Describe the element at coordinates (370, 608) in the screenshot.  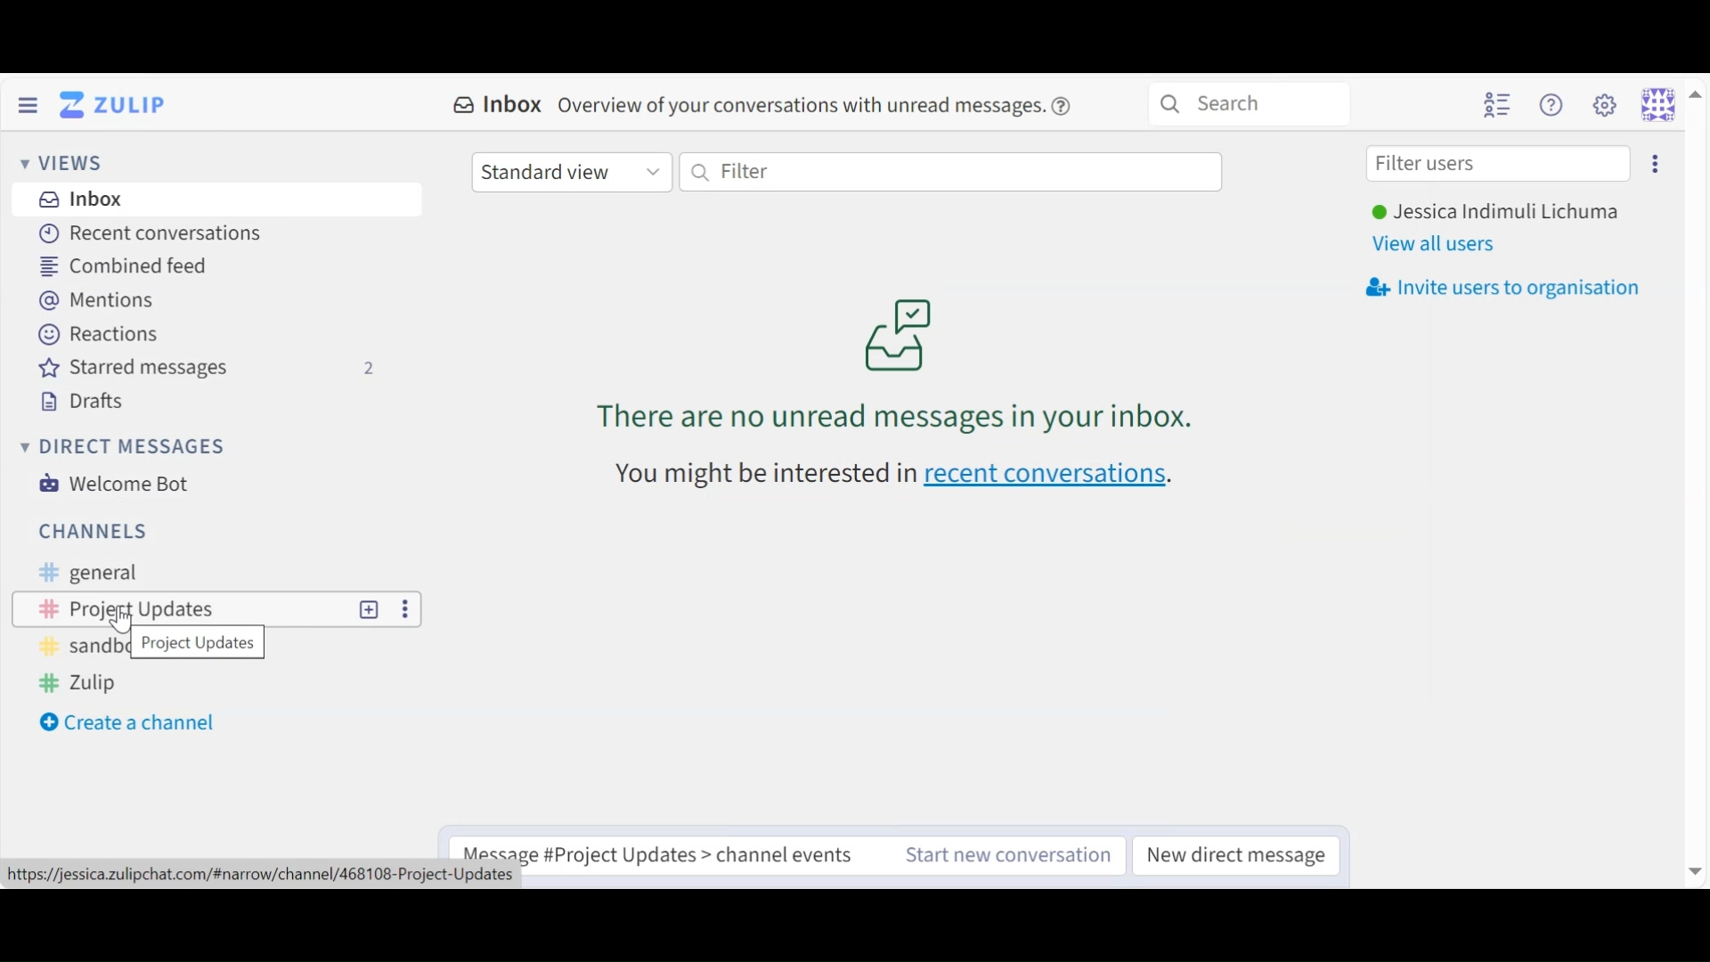
I see `New Topic` at that location.